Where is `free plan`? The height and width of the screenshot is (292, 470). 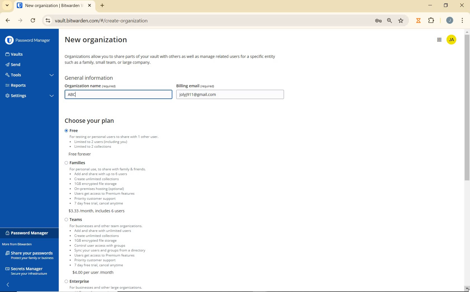
free plan is located at coordinates (121, 143).